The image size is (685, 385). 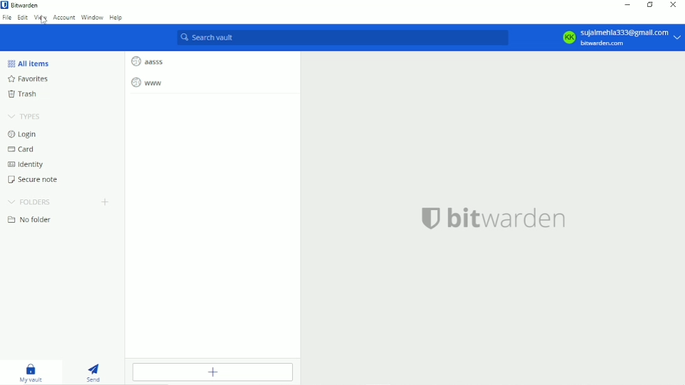 What do you see at coordinates (22, 19) in the screenshot?
I see `Edit` at bounding box center [22, 19].